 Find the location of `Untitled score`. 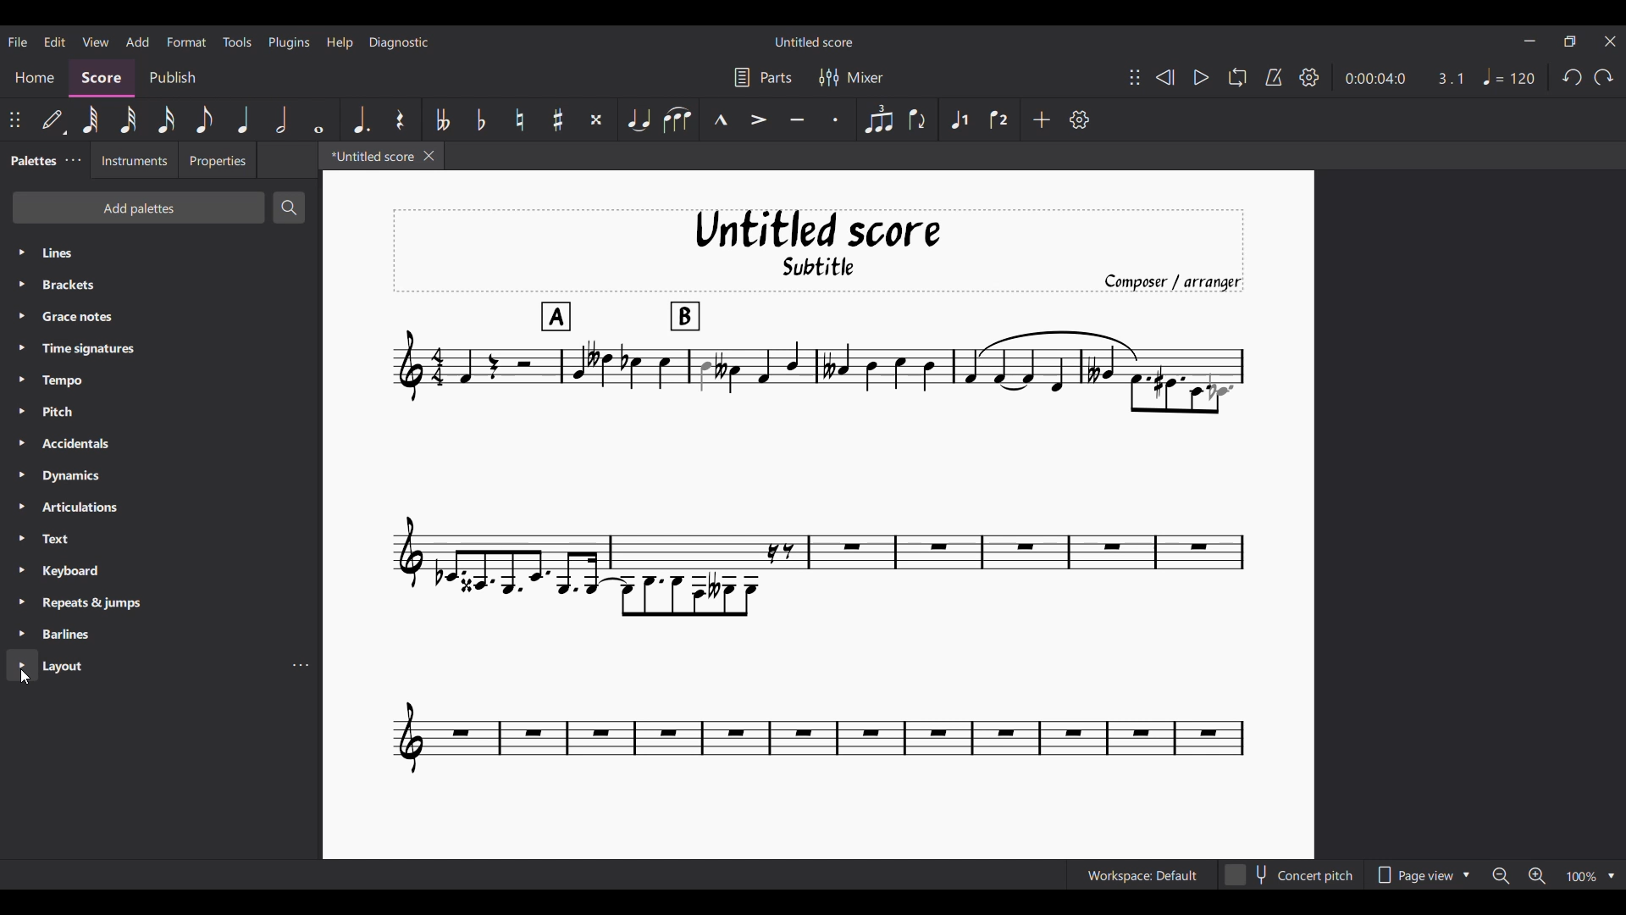

Untitled score is located at coordinates (814, 42).